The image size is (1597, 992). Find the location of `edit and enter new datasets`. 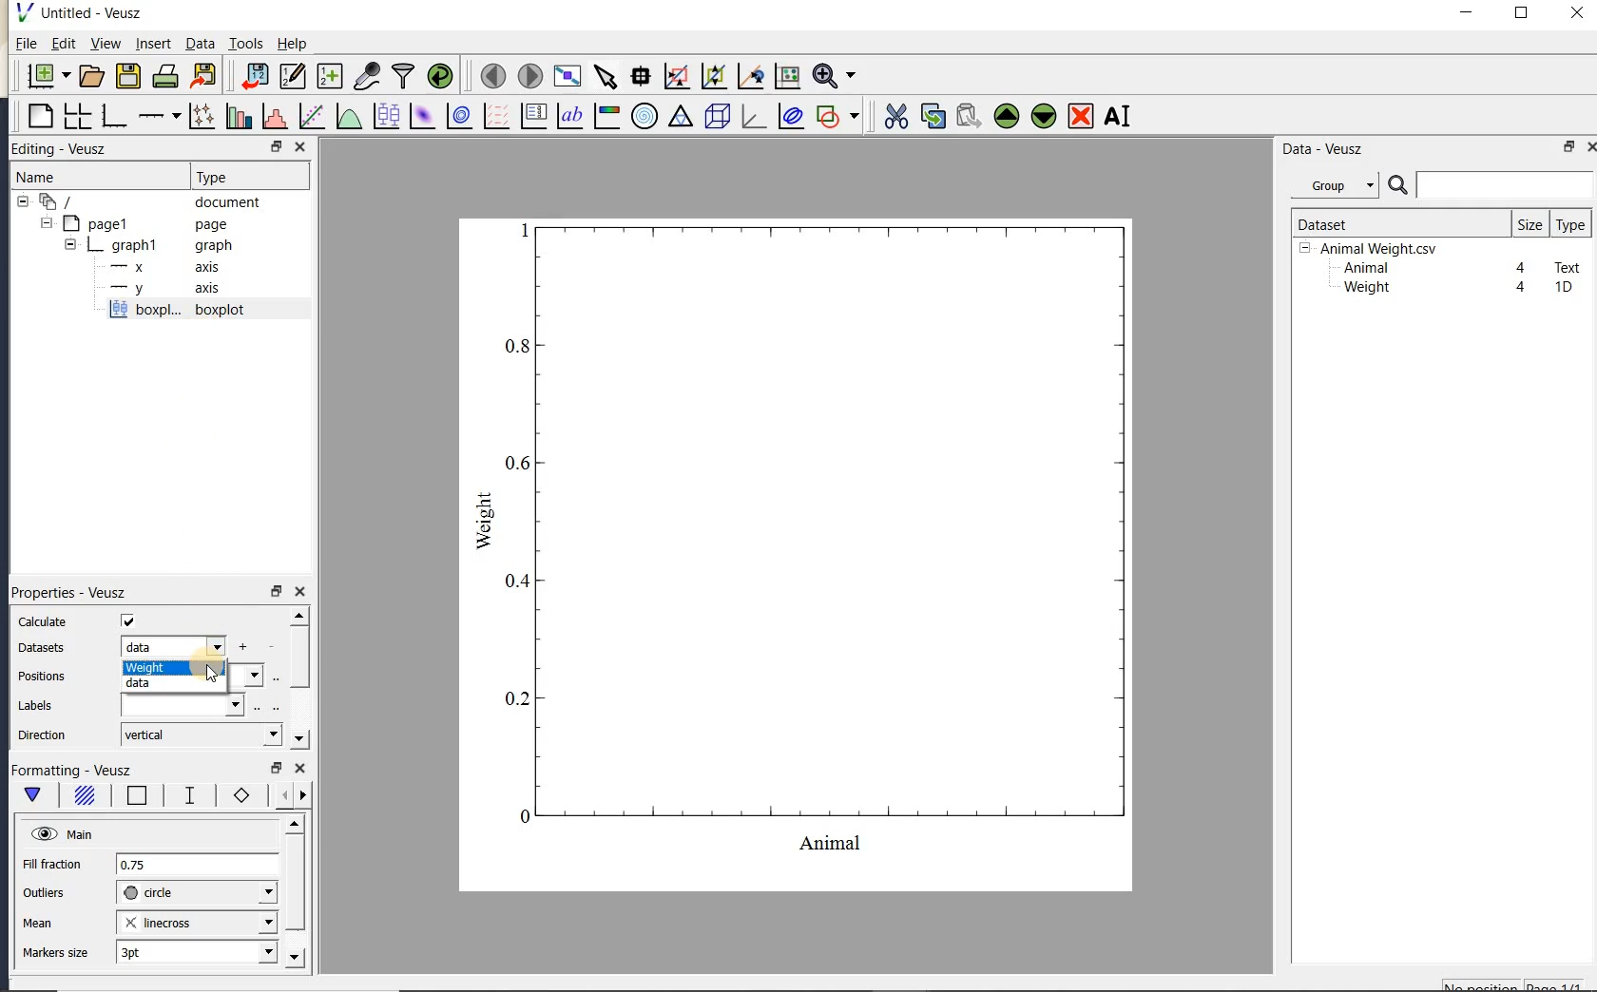

edit and enter new datasets is located at coordinates (292, 76).